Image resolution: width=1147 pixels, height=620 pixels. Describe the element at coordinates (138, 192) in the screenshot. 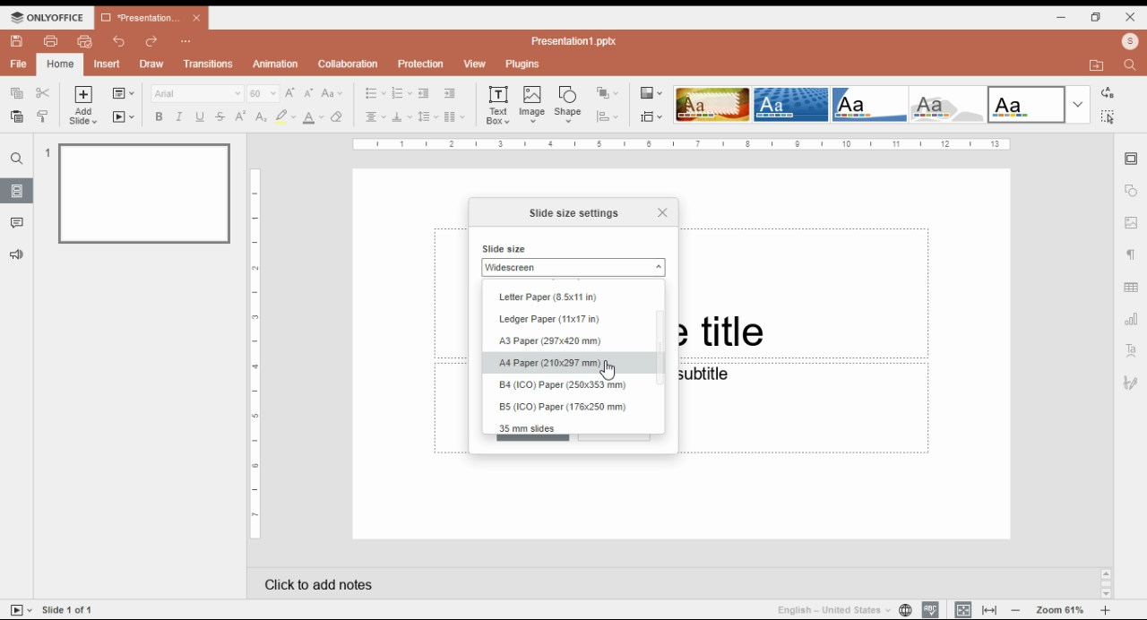

I see `slide 1` at that location.